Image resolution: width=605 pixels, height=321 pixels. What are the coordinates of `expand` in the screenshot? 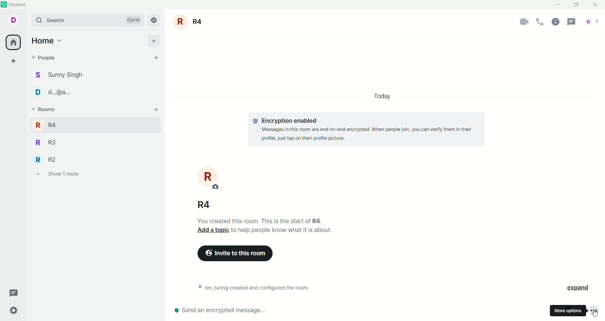 It's located at (581, 287).